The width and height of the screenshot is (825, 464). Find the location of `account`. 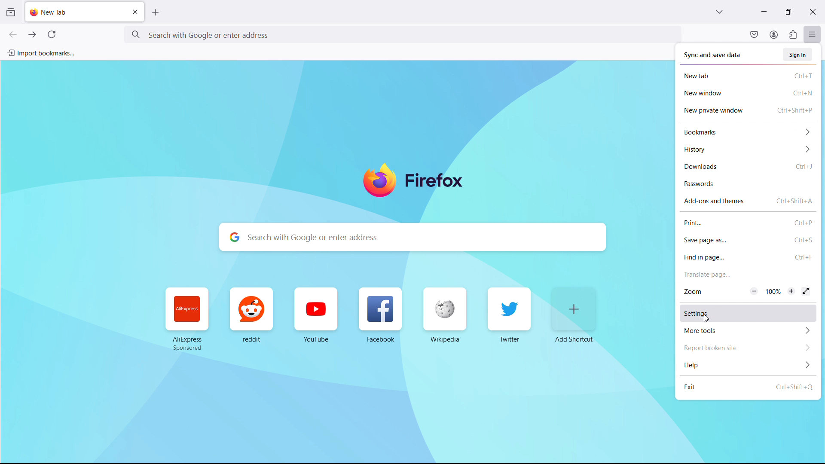

account is located at coordinates (773, 34).